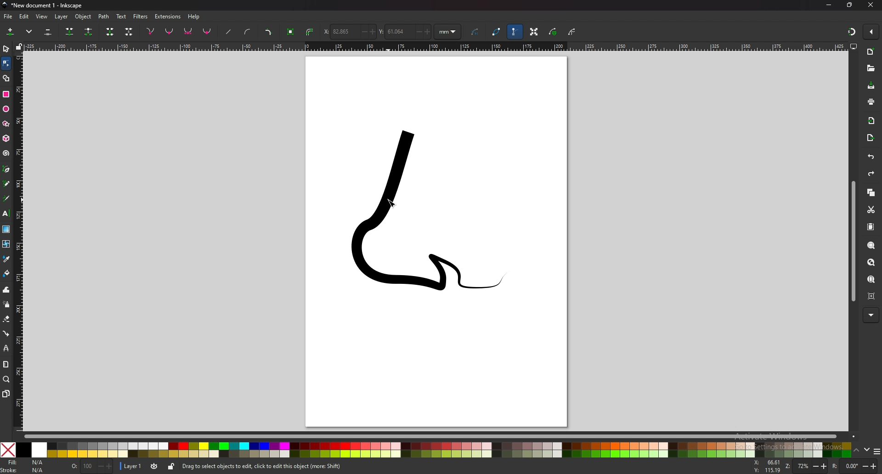 The width and height of the screenshot is (882, 474). What do you see at coordinates (870, 209) in the screenshot?
I see `cut` at bounding box center [870, 209].